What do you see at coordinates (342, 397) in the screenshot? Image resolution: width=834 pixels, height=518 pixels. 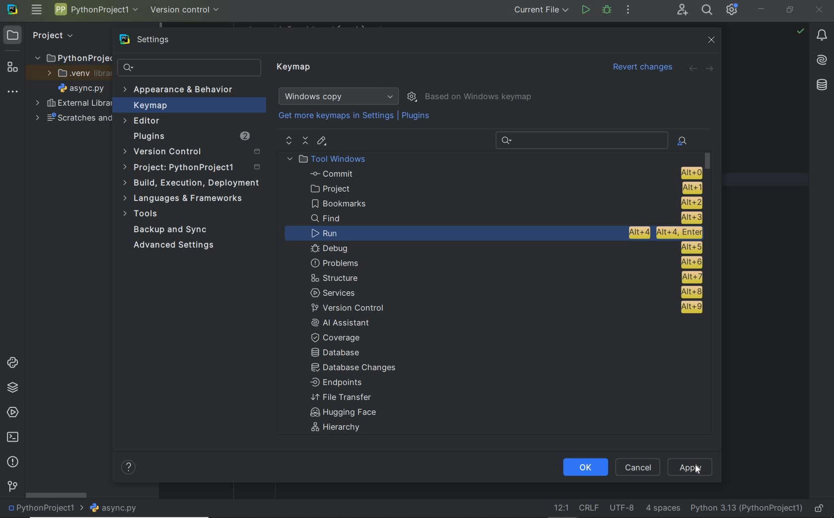 I see `File Transfer` at bounding box center [342, 397].